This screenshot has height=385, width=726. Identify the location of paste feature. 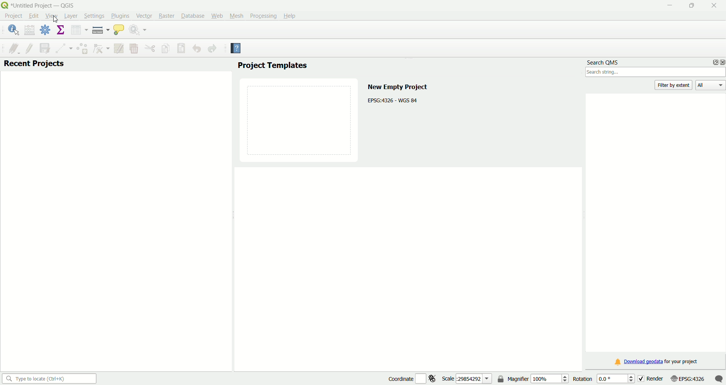
(181, 48).